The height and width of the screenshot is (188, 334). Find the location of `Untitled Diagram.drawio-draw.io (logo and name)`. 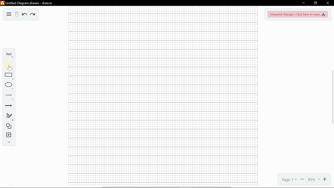

Untitled Diagram.drawio-draw.io (logo and name) is located at coordinates (32, 3).